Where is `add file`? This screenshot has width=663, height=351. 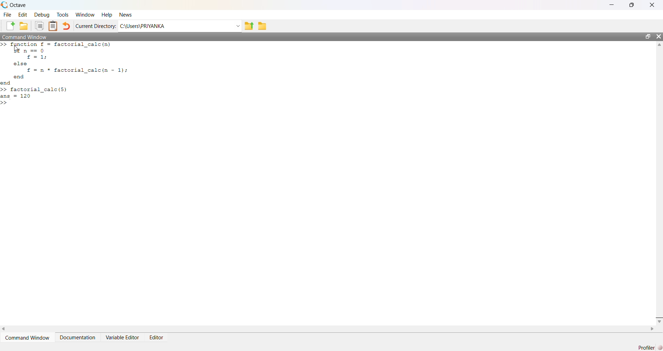 add file is located at coordinates (11, 26).